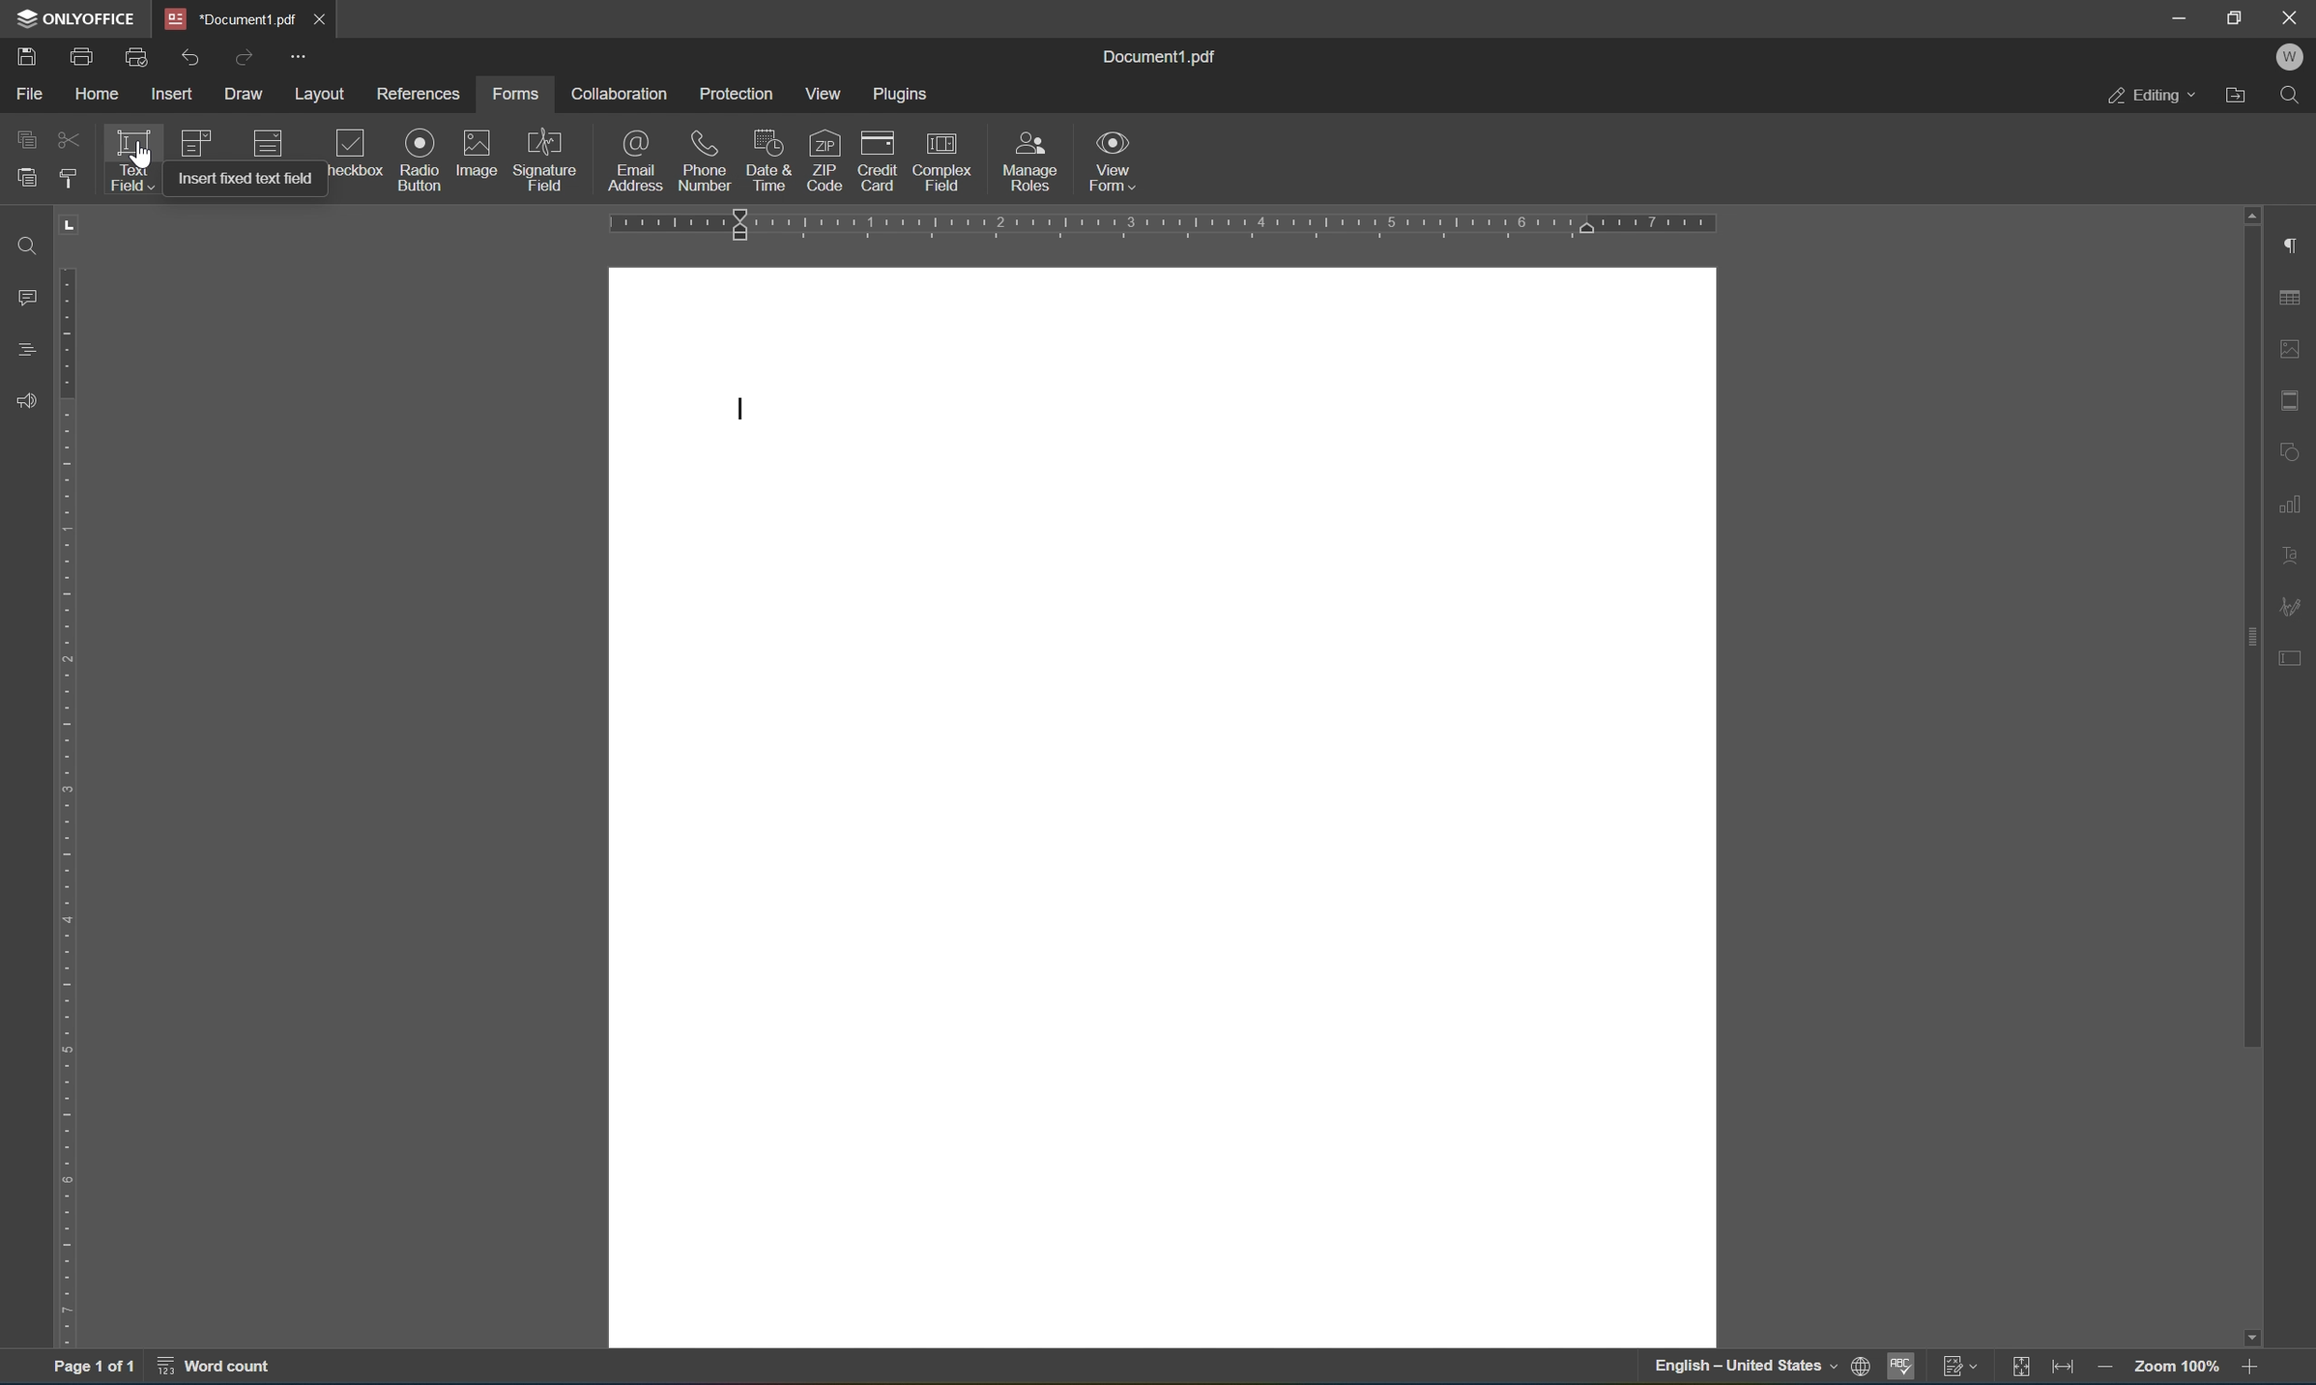 This screenshot has width=2316, height=1385. I want to click on file, so click(29, 92).